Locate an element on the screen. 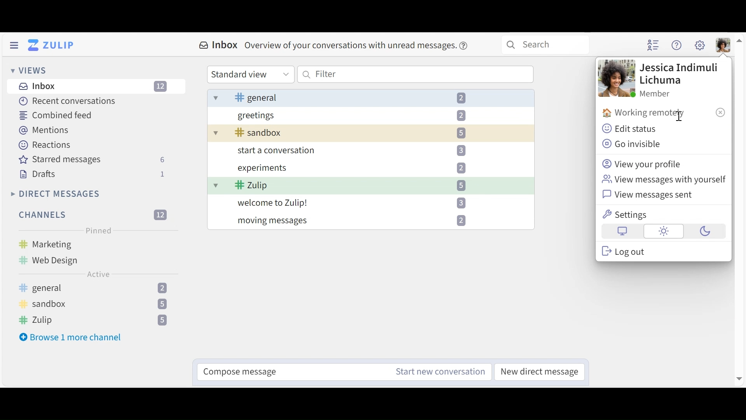 This screenshot has height=420, width=746. 2 is located at coordinates (461, 97).